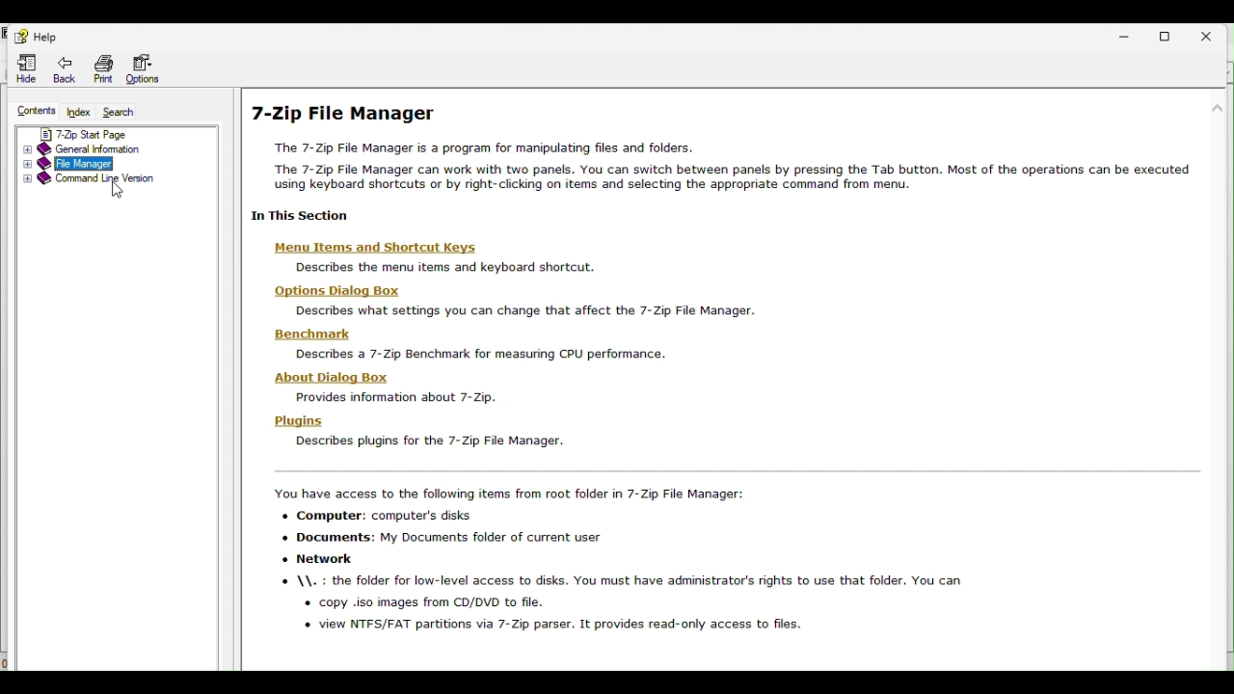 This screenshot has width=1234, height=694. Describe the element at coordinates (24, 150) in the screenshot. I see `expand` at that location.